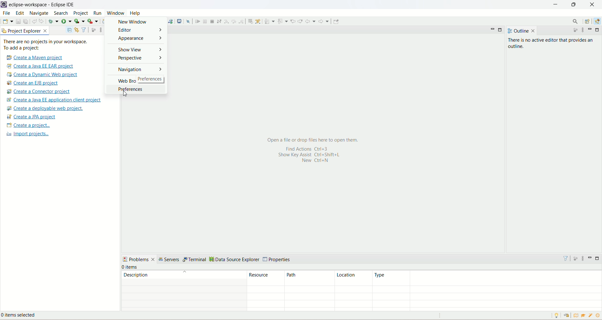 This screenshot has height=320, width=602. Describe the element at coordinates (170, 21) in the screenshot. I see `launch web service` at that location.